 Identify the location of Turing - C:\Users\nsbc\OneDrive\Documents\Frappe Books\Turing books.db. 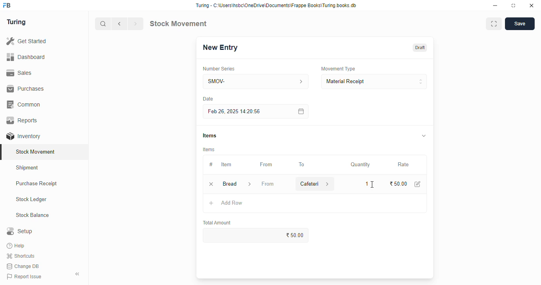
(276, 6).